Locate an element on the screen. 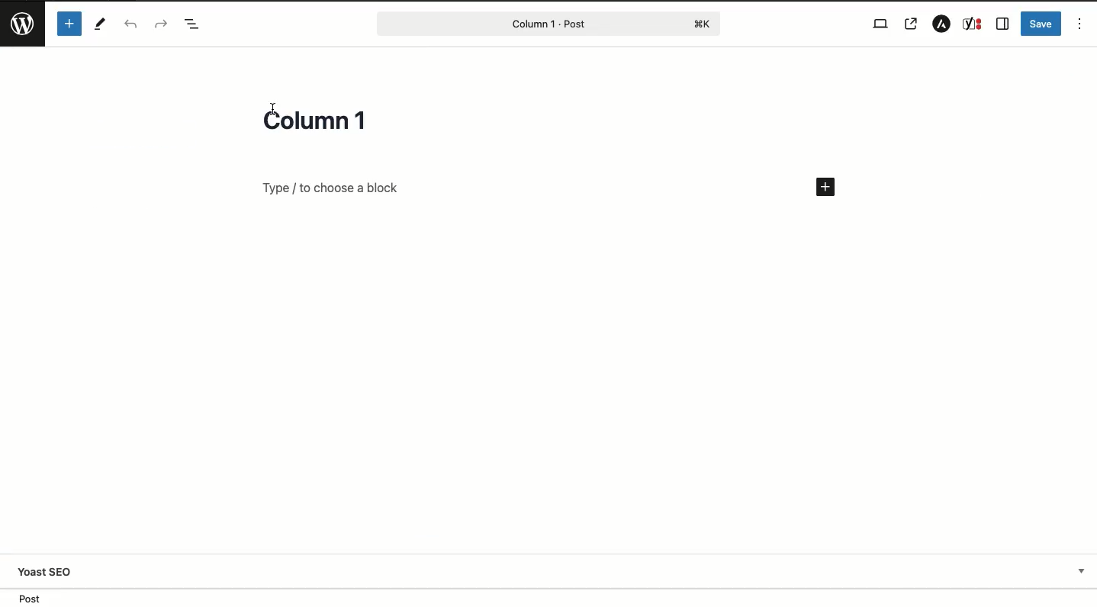 This screenshot has width=1097, height=607. Add new block is located at coordinates (825, 188).